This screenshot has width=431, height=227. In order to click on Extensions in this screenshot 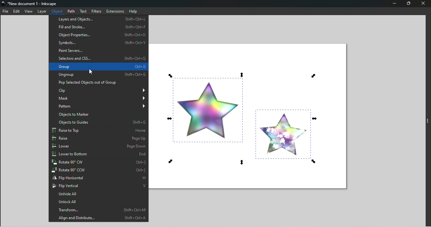, I will do `click(115, 11)`.